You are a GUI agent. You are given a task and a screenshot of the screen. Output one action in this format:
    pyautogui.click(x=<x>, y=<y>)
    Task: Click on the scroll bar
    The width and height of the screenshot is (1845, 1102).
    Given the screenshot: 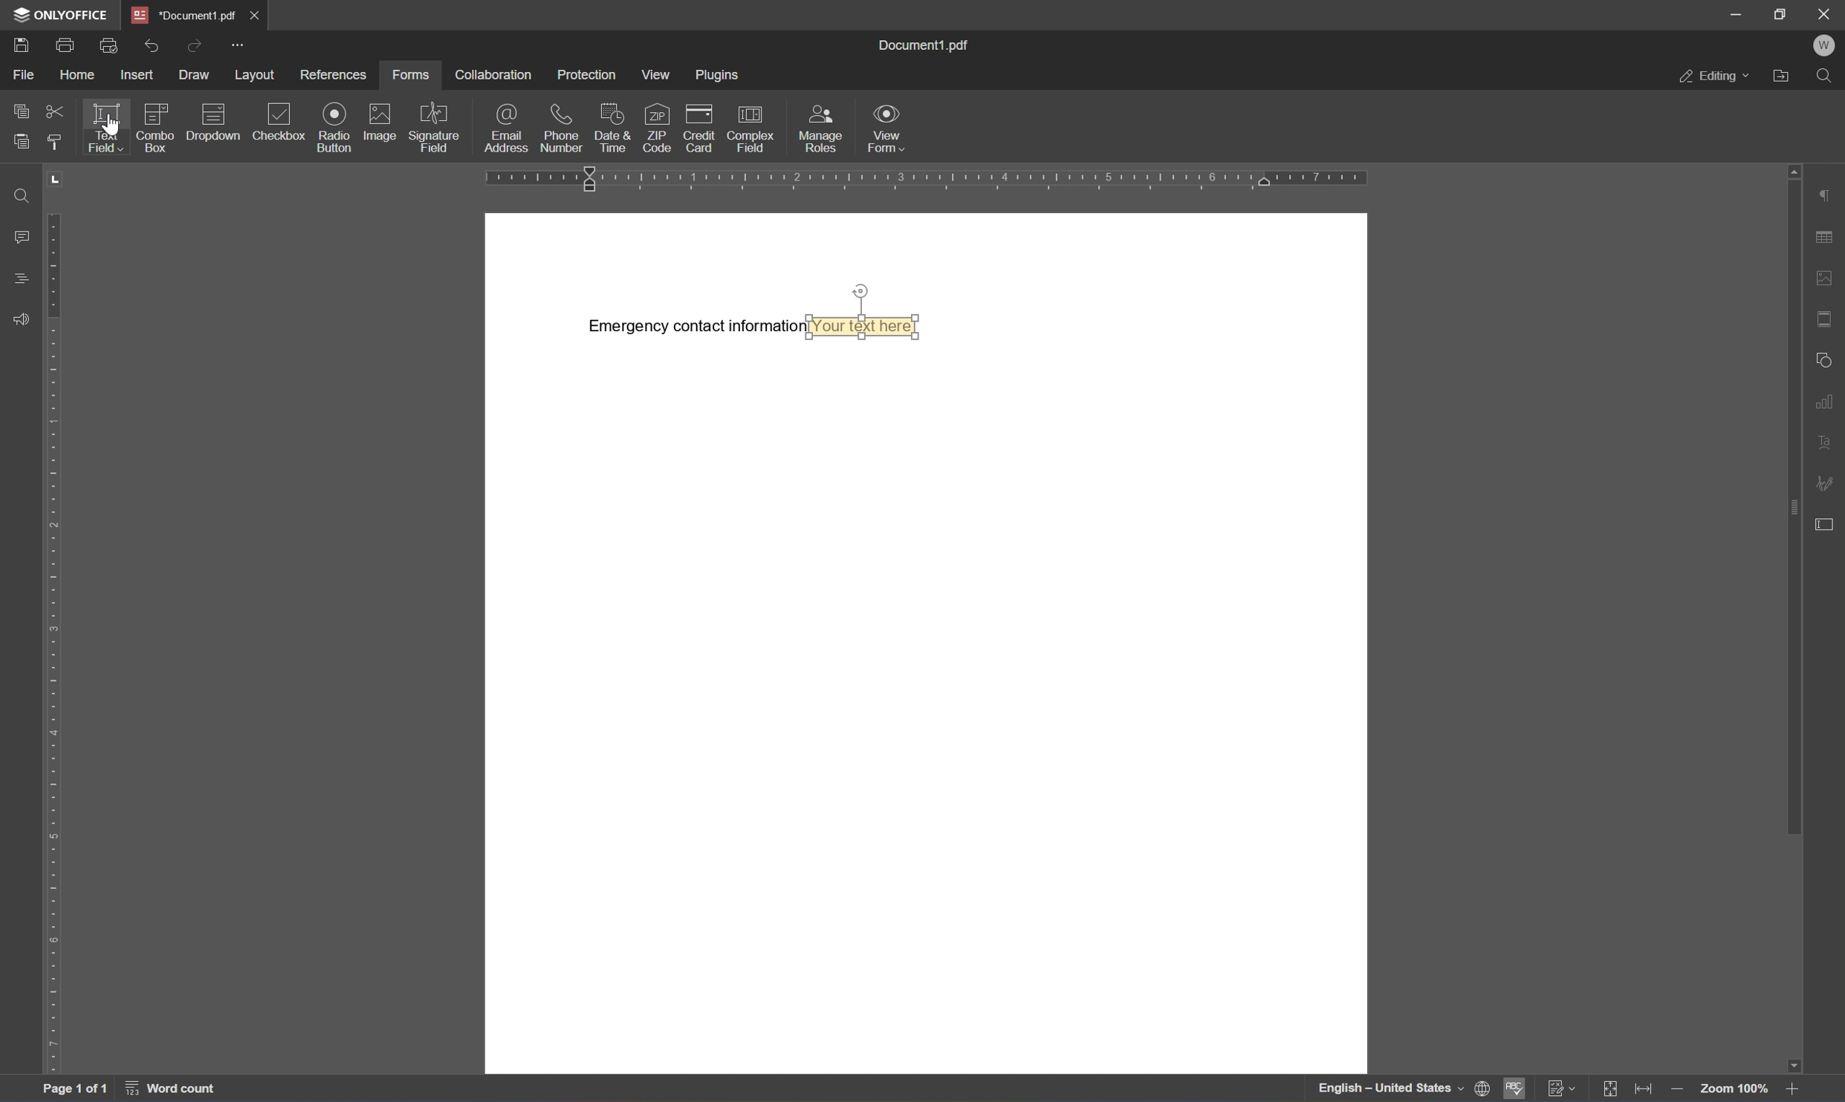 What is the action you would take?
    pyautogui.click(x=1794, y=508)
    